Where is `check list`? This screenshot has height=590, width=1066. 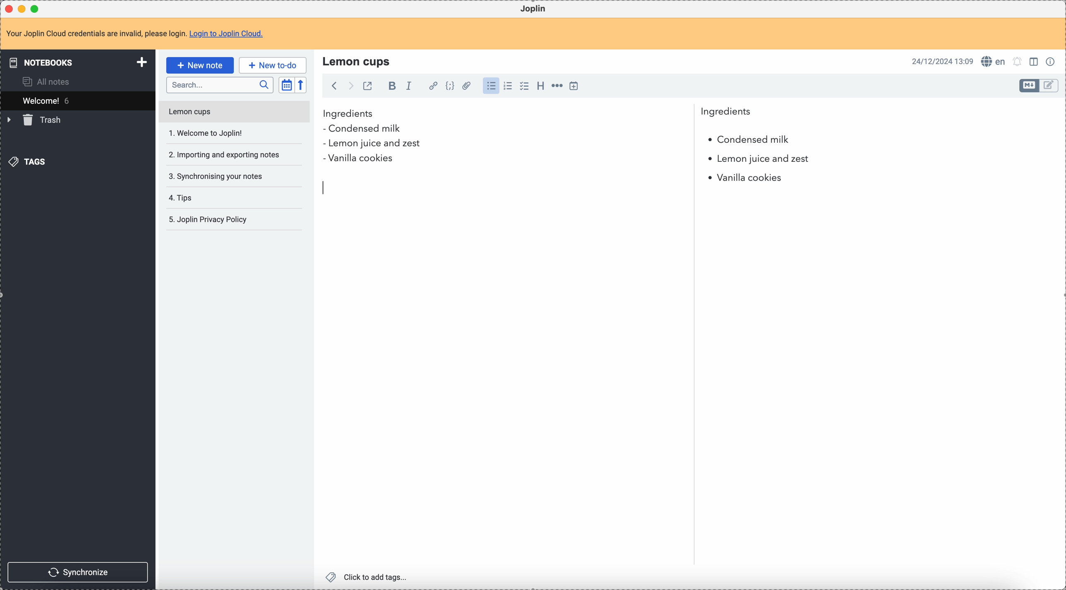 check list is located at coordinates (524, 86).